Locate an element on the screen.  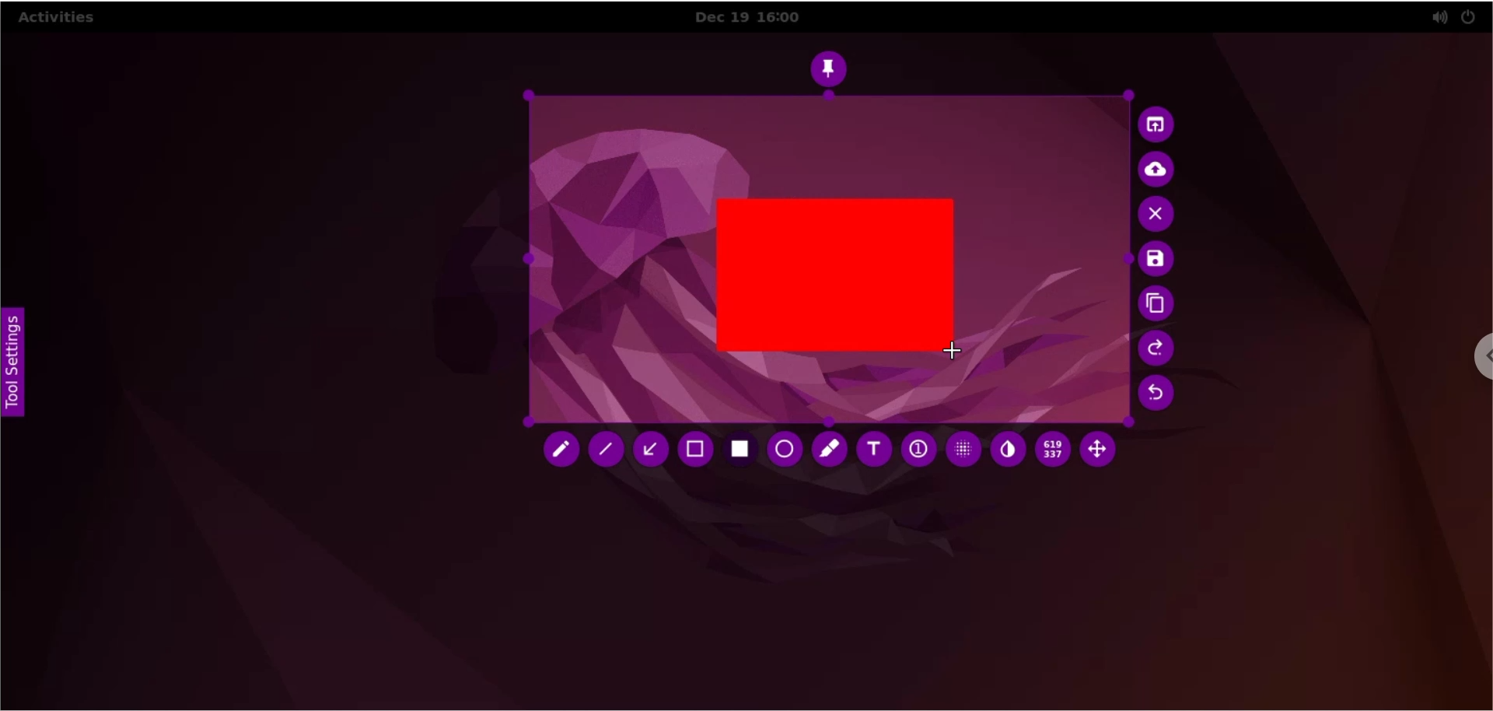
upload  is located at coordinates (1163, 170).